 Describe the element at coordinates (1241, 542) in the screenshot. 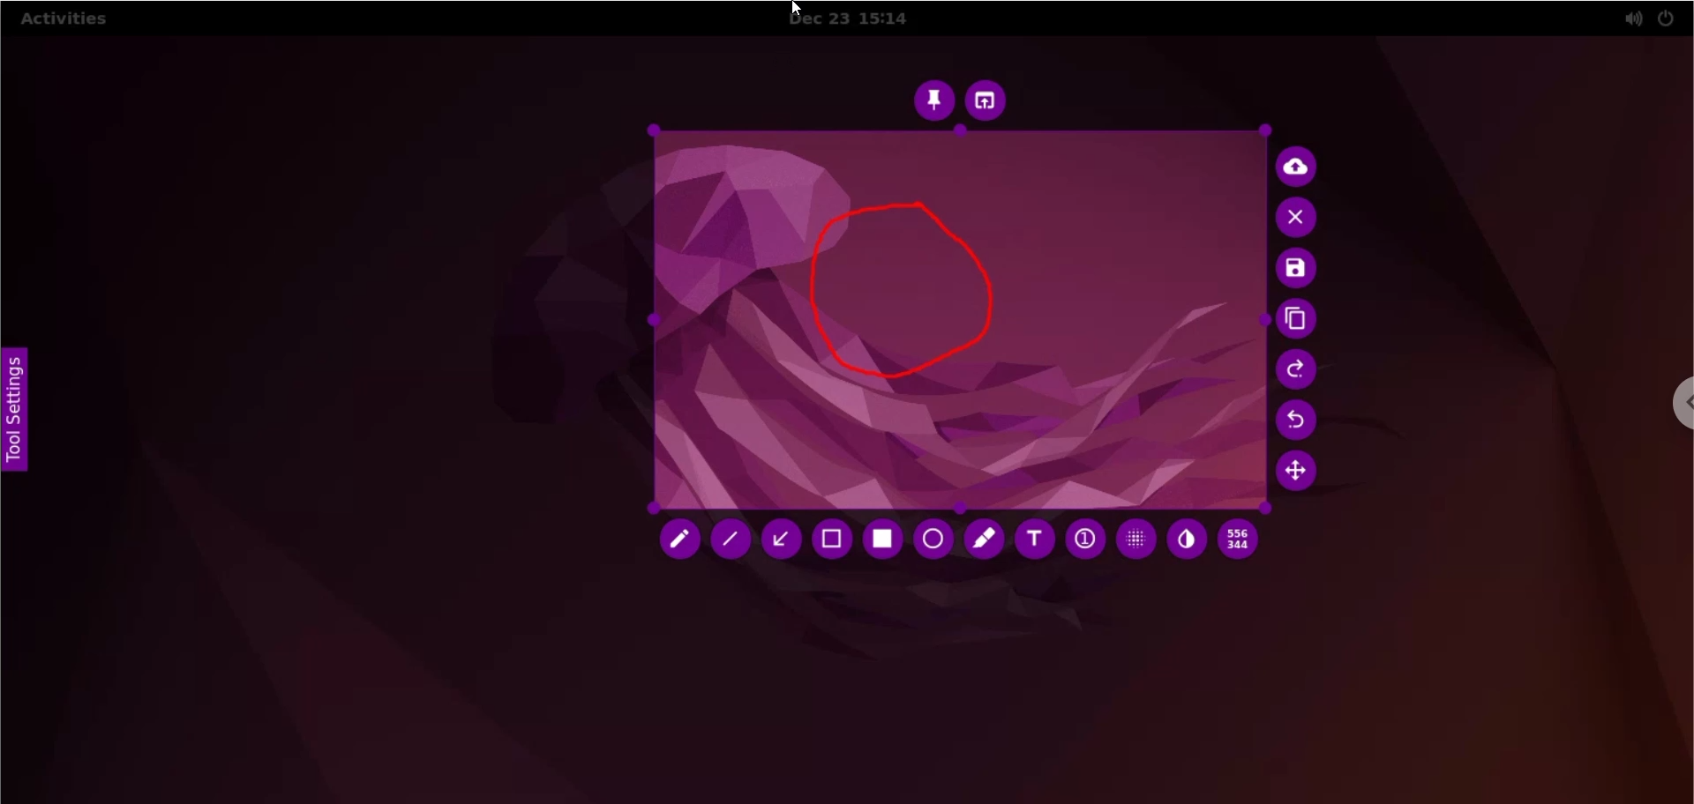

I see `x and y coordinates` at that location.